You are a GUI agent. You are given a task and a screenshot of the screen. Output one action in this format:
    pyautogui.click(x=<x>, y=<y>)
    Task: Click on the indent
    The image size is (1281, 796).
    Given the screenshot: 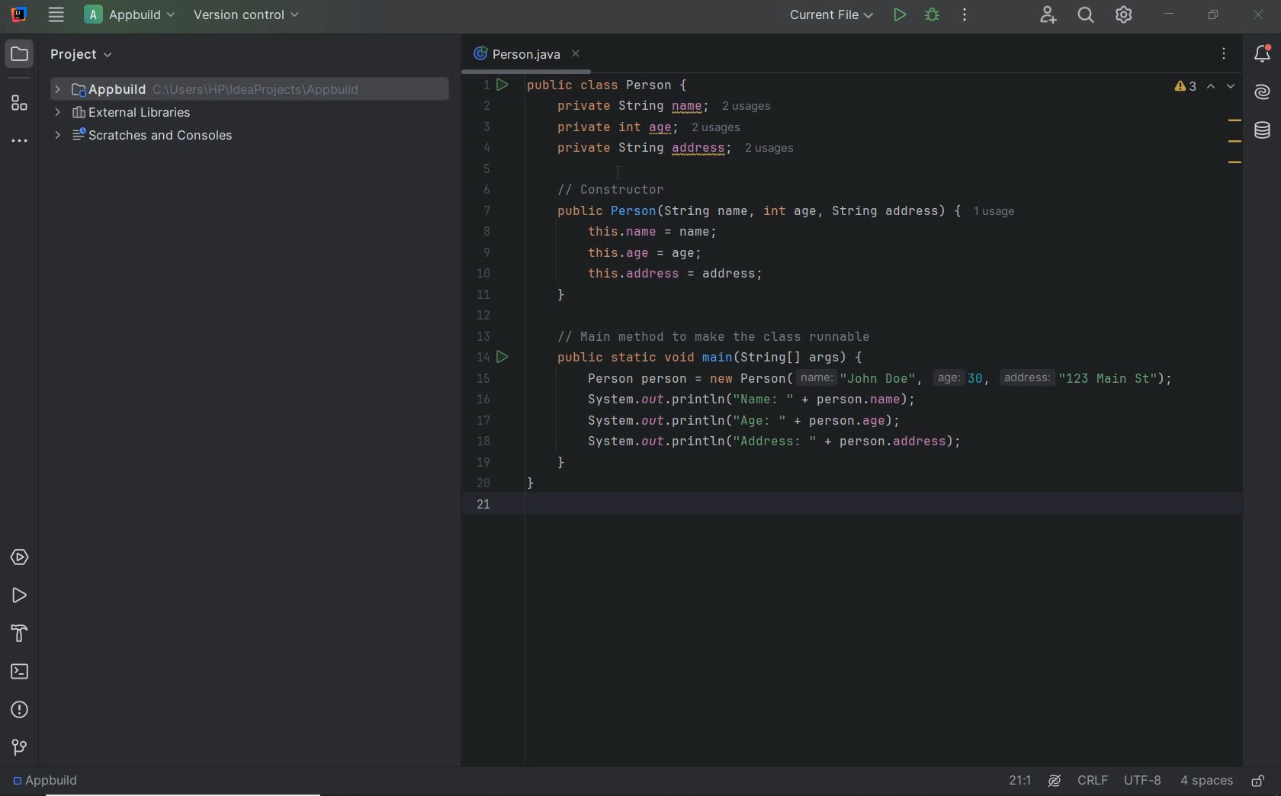 What is the action you would take?
    pyautogui.click(x=1206, y=780)
    